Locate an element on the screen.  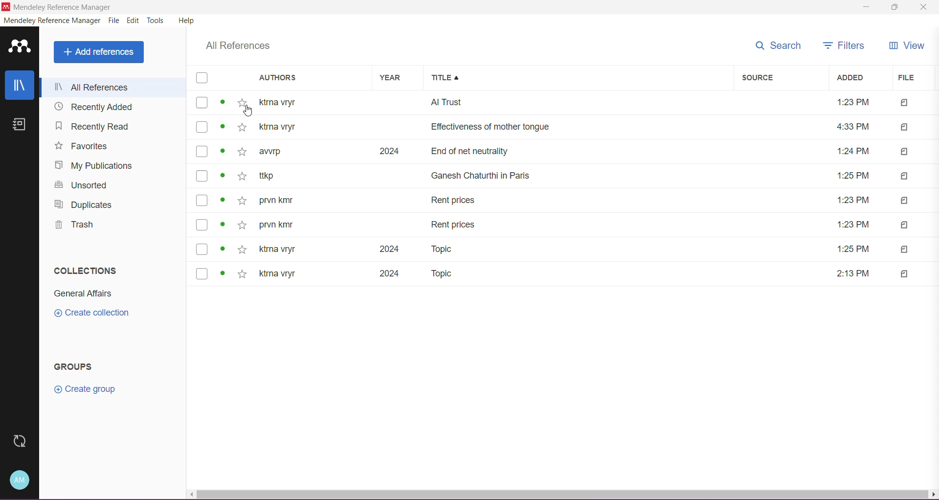
Click to select is located at coordinates (202, 274).